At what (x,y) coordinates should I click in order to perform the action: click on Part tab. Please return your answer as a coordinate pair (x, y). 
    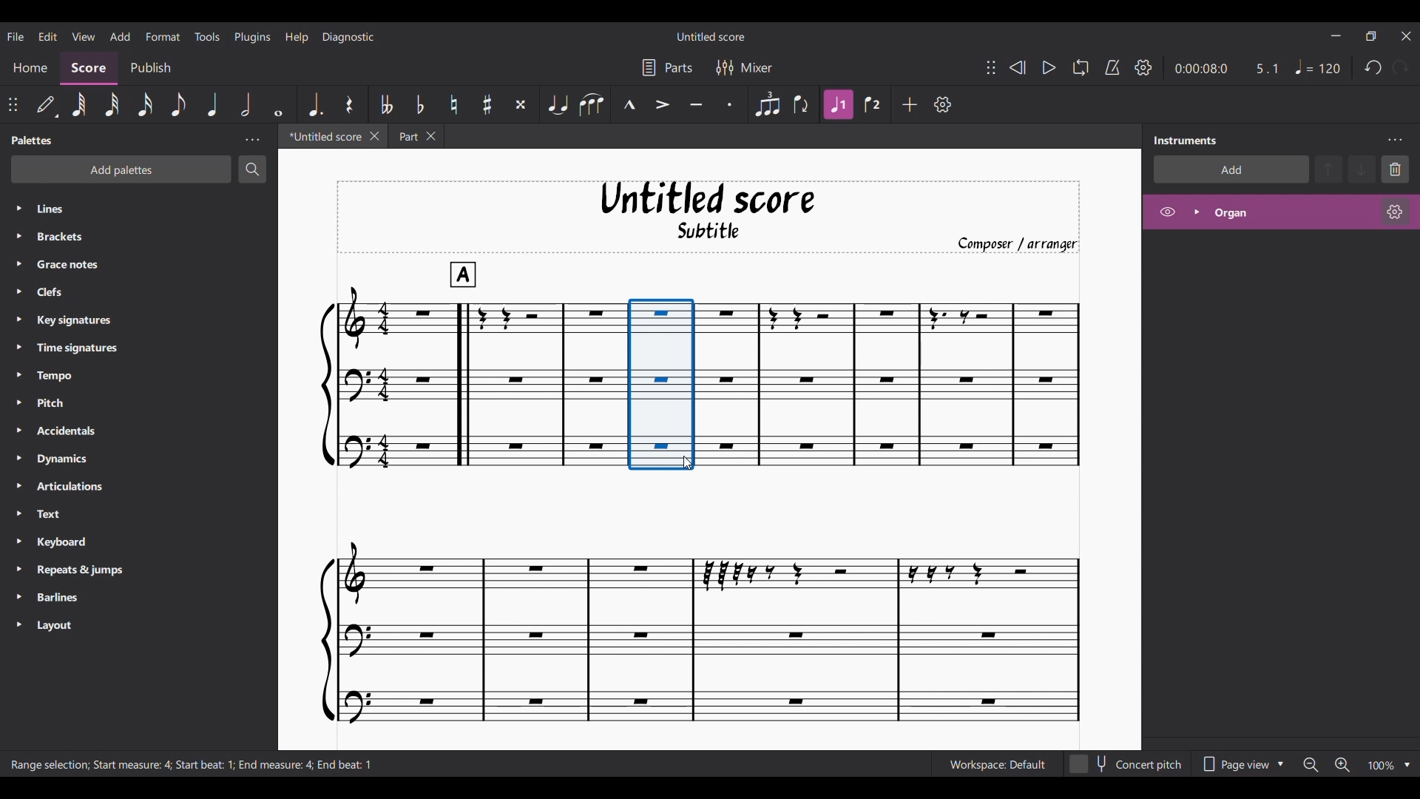
    Looking at the image, I should click on (407, 136).